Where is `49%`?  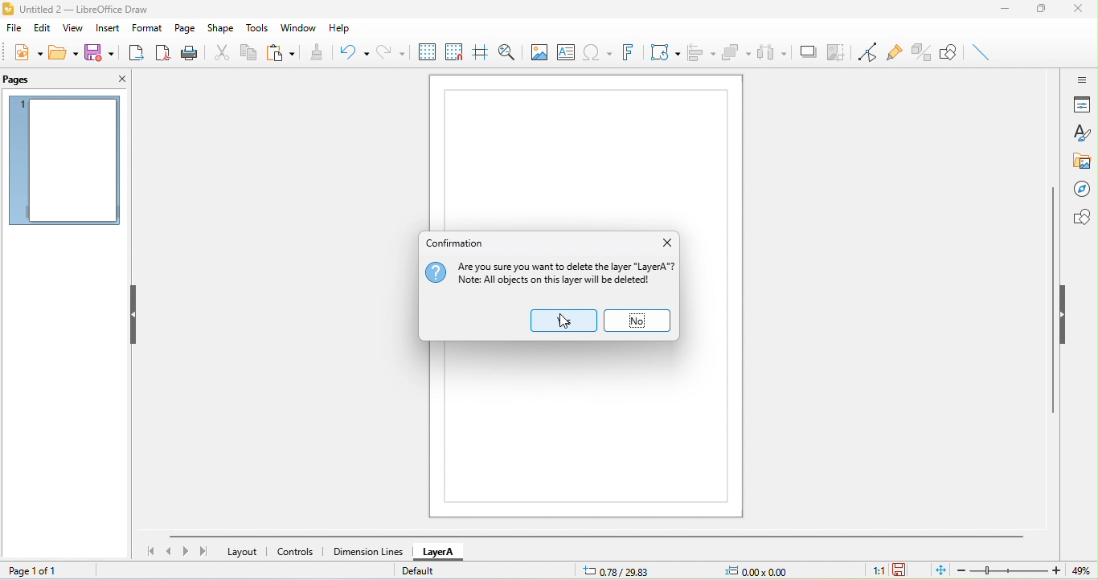 49% is located at coordinates (1084, 570).